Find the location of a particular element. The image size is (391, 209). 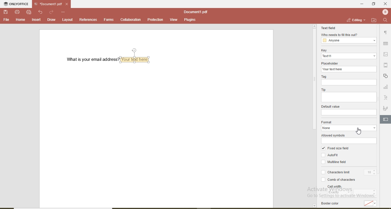

find is located at coordinates (385, 20).